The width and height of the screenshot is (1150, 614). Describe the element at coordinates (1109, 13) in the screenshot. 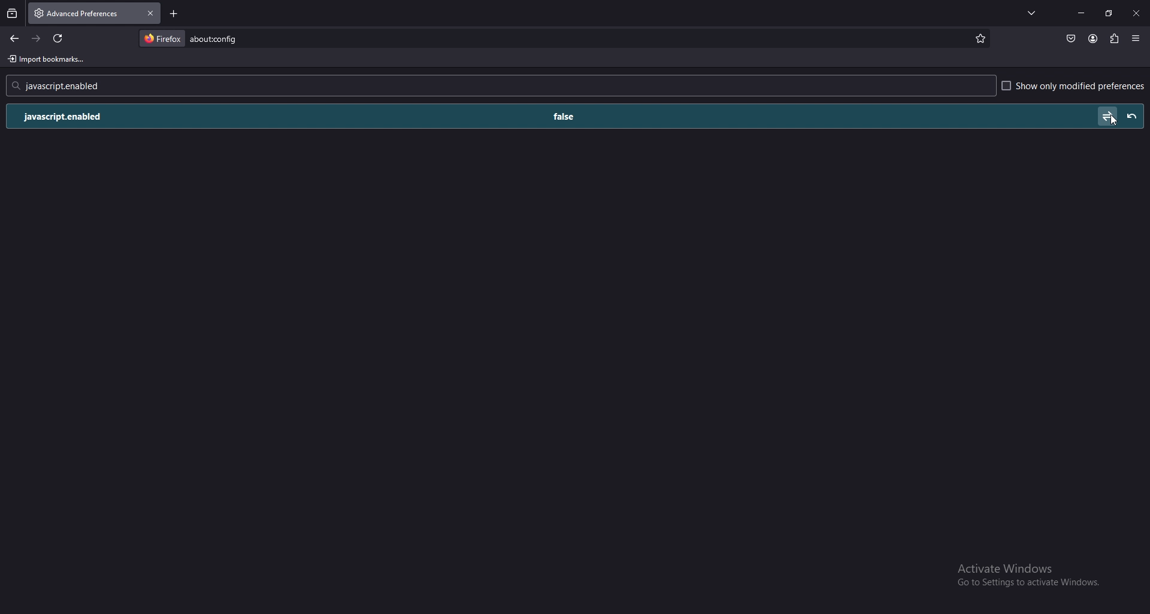

I see `resize` at that location.